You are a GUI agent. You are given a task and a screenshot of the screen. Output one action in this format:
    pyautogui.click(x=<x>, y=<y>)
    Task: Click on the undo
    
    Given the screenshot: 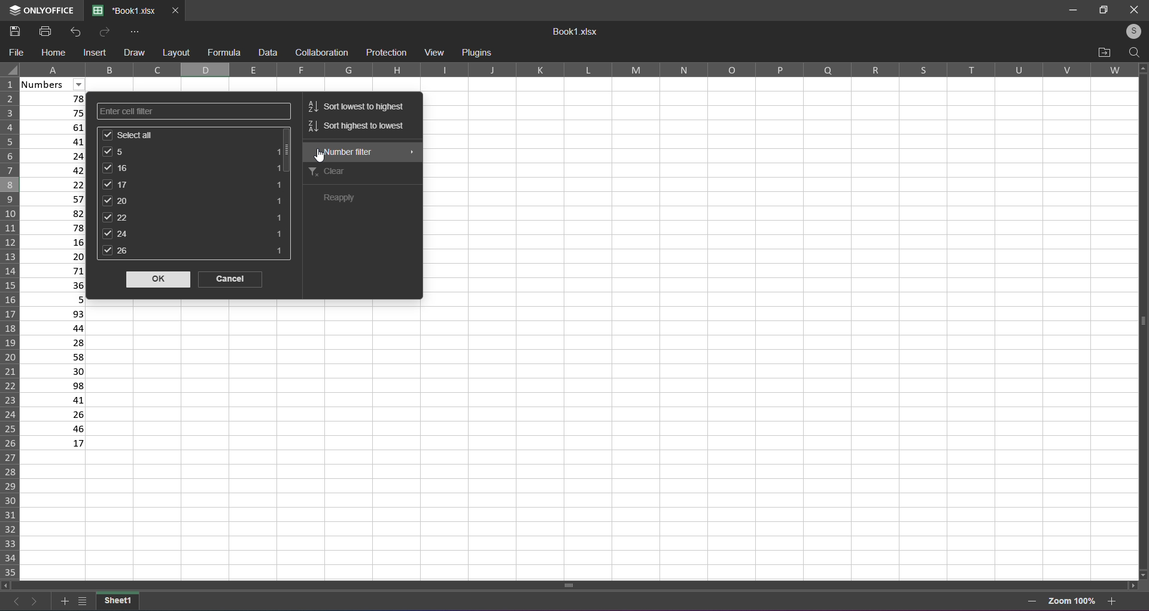 What is the action you would take?
    pyautogui.click(x=78, y=32)
    